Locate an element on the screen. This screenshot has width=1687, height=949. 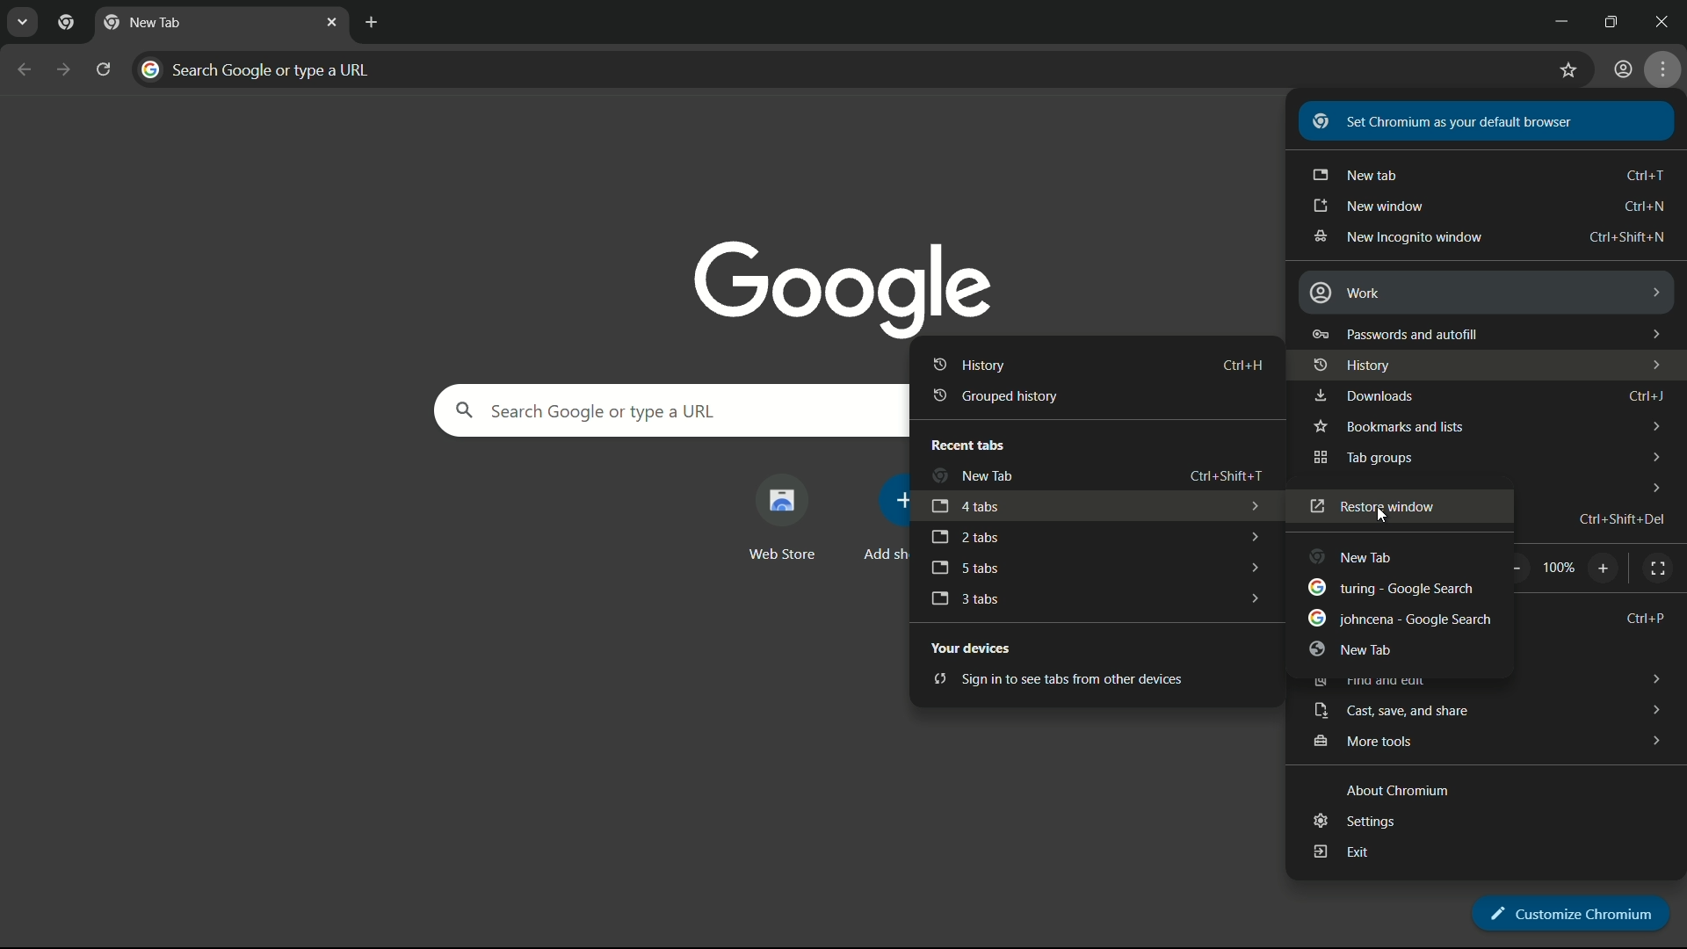
dropdown arrows is located at coordinates (1654, 675).